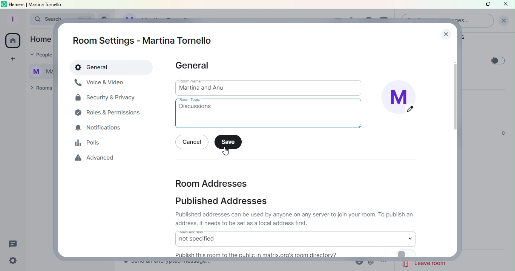  Describe the element at coordinates (230, 142) in the screenshot. I see `Save` at that location.